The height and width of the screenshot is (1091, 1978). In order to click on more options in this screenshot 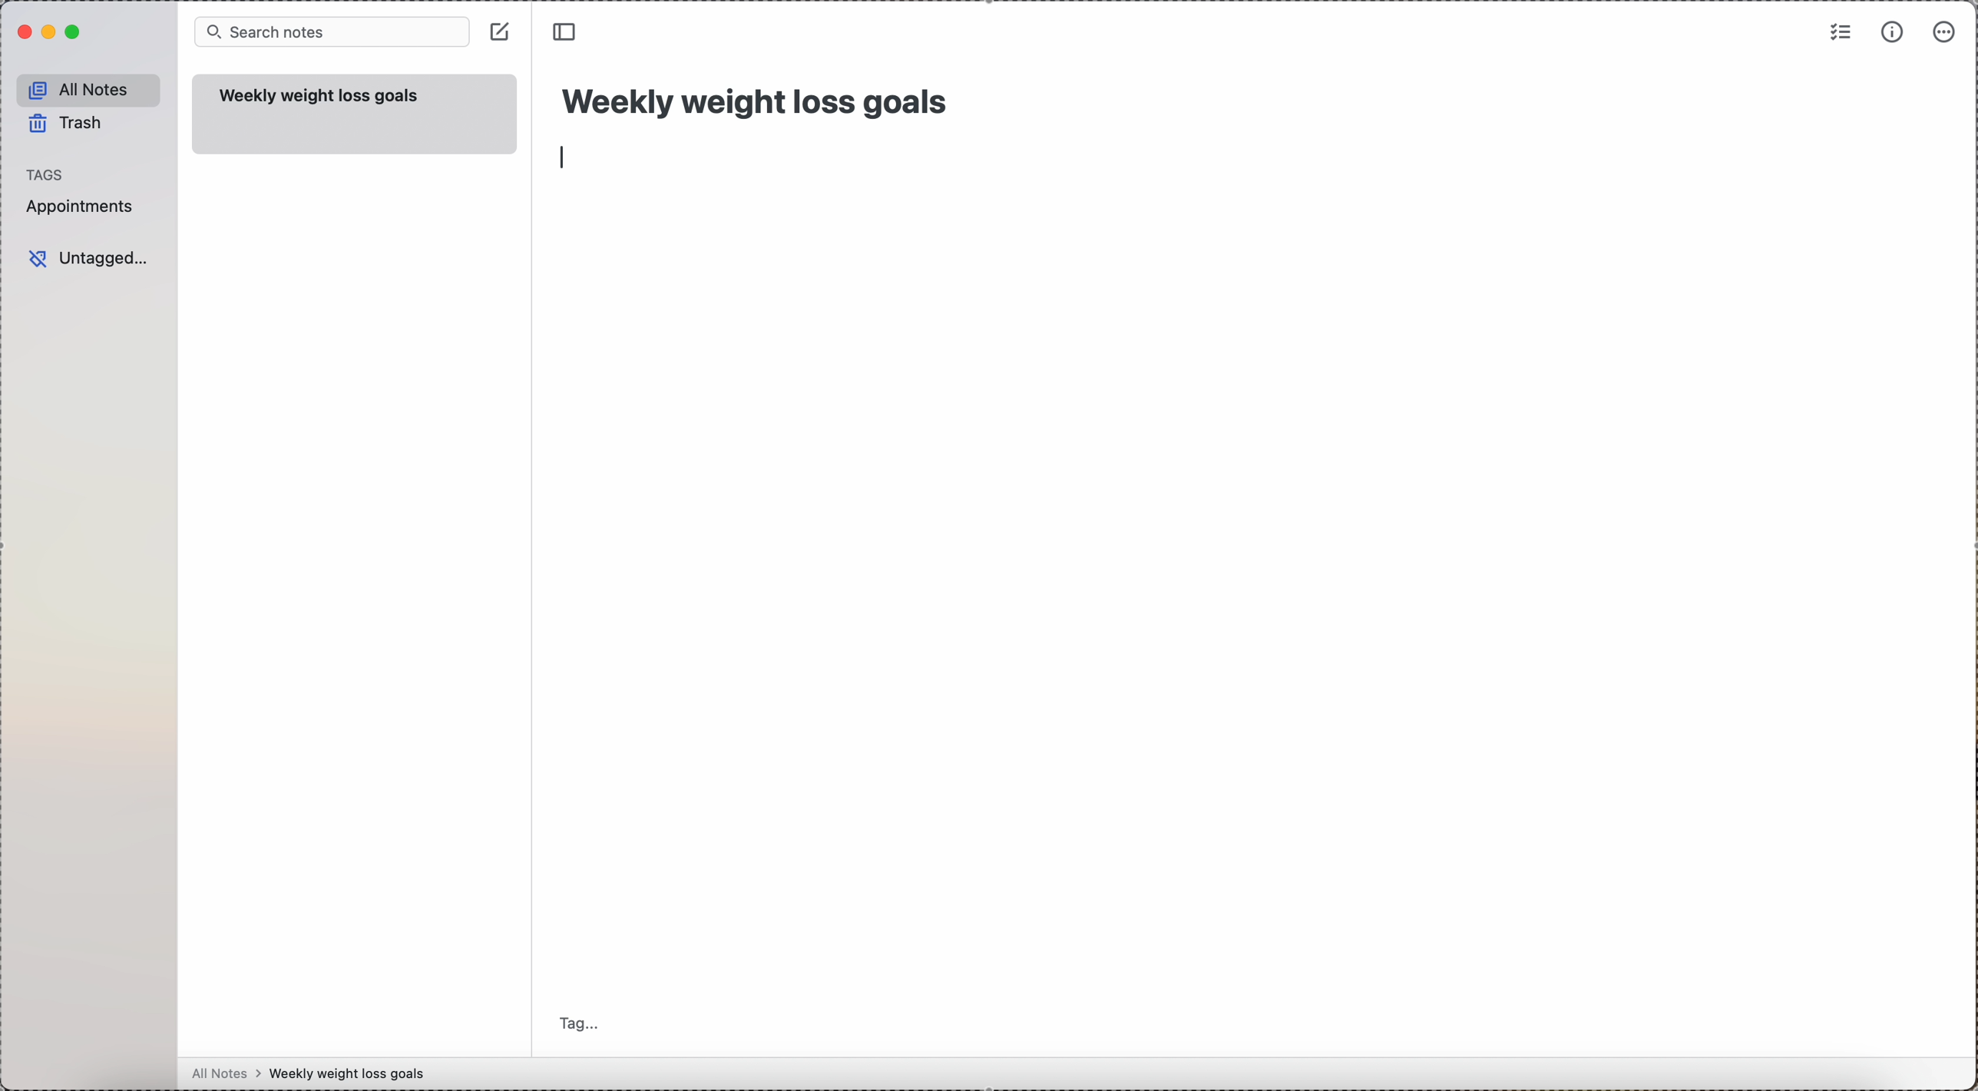, I will do `click(1947, 31)`.